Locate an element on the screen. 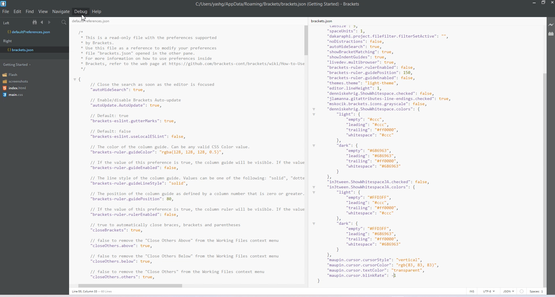 Image resolution: width=555 pixels, height=297 pixels. Navigate is located at coordinates (62, 12).